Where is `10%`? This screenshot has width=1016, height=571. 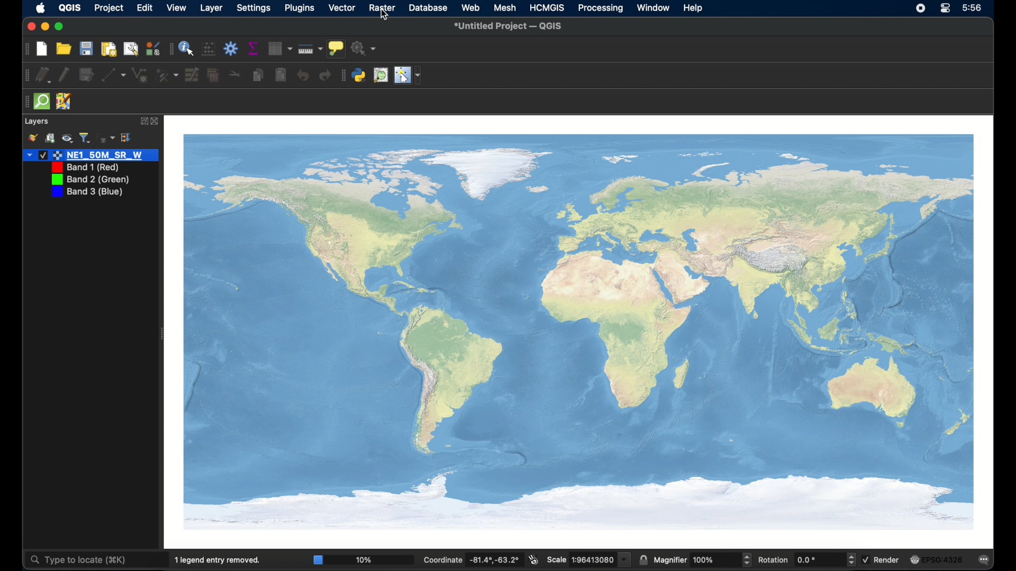
10% is located at coordinates (362, 559).